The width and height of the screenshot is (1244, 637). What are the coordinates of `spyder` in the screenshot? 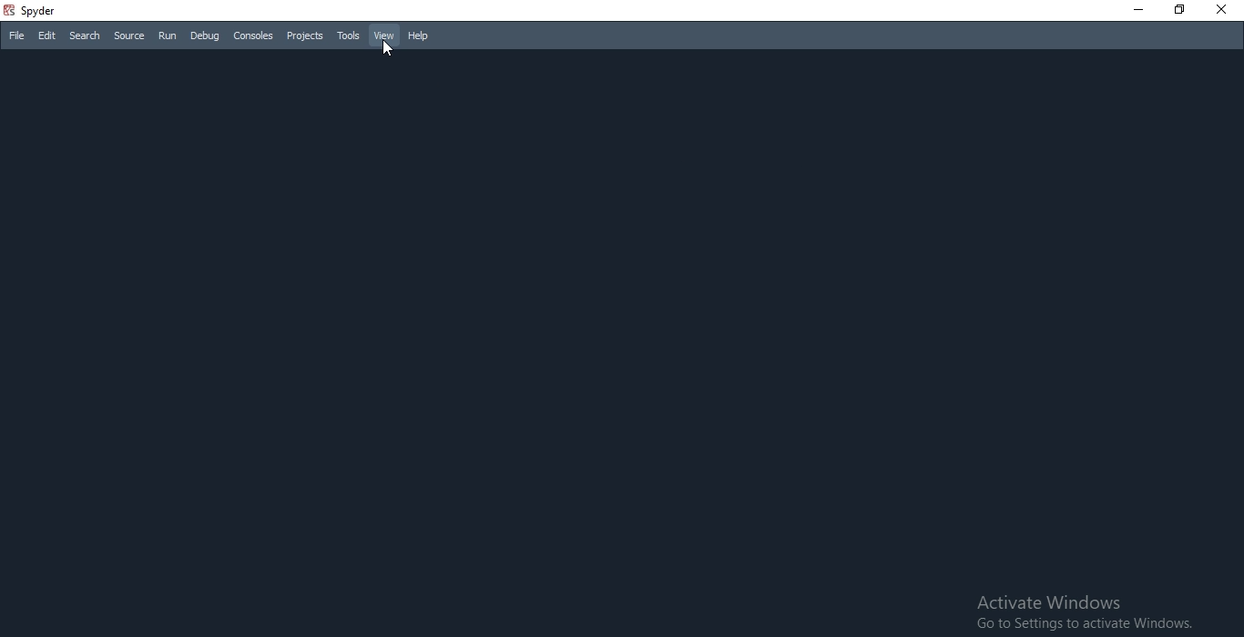 It's located at (43, 11).